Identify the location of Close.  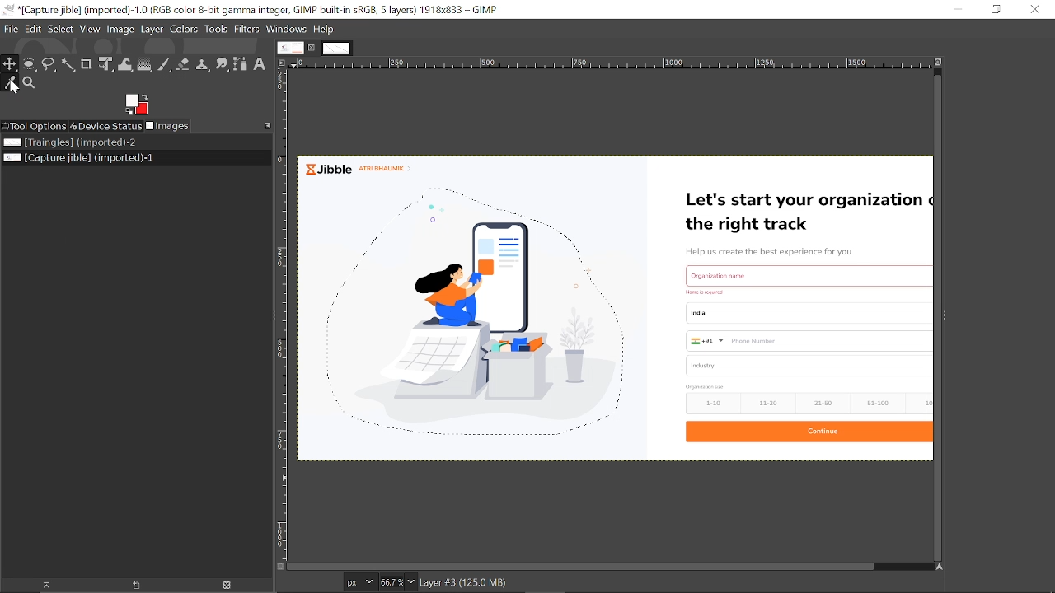
(1035, 10).